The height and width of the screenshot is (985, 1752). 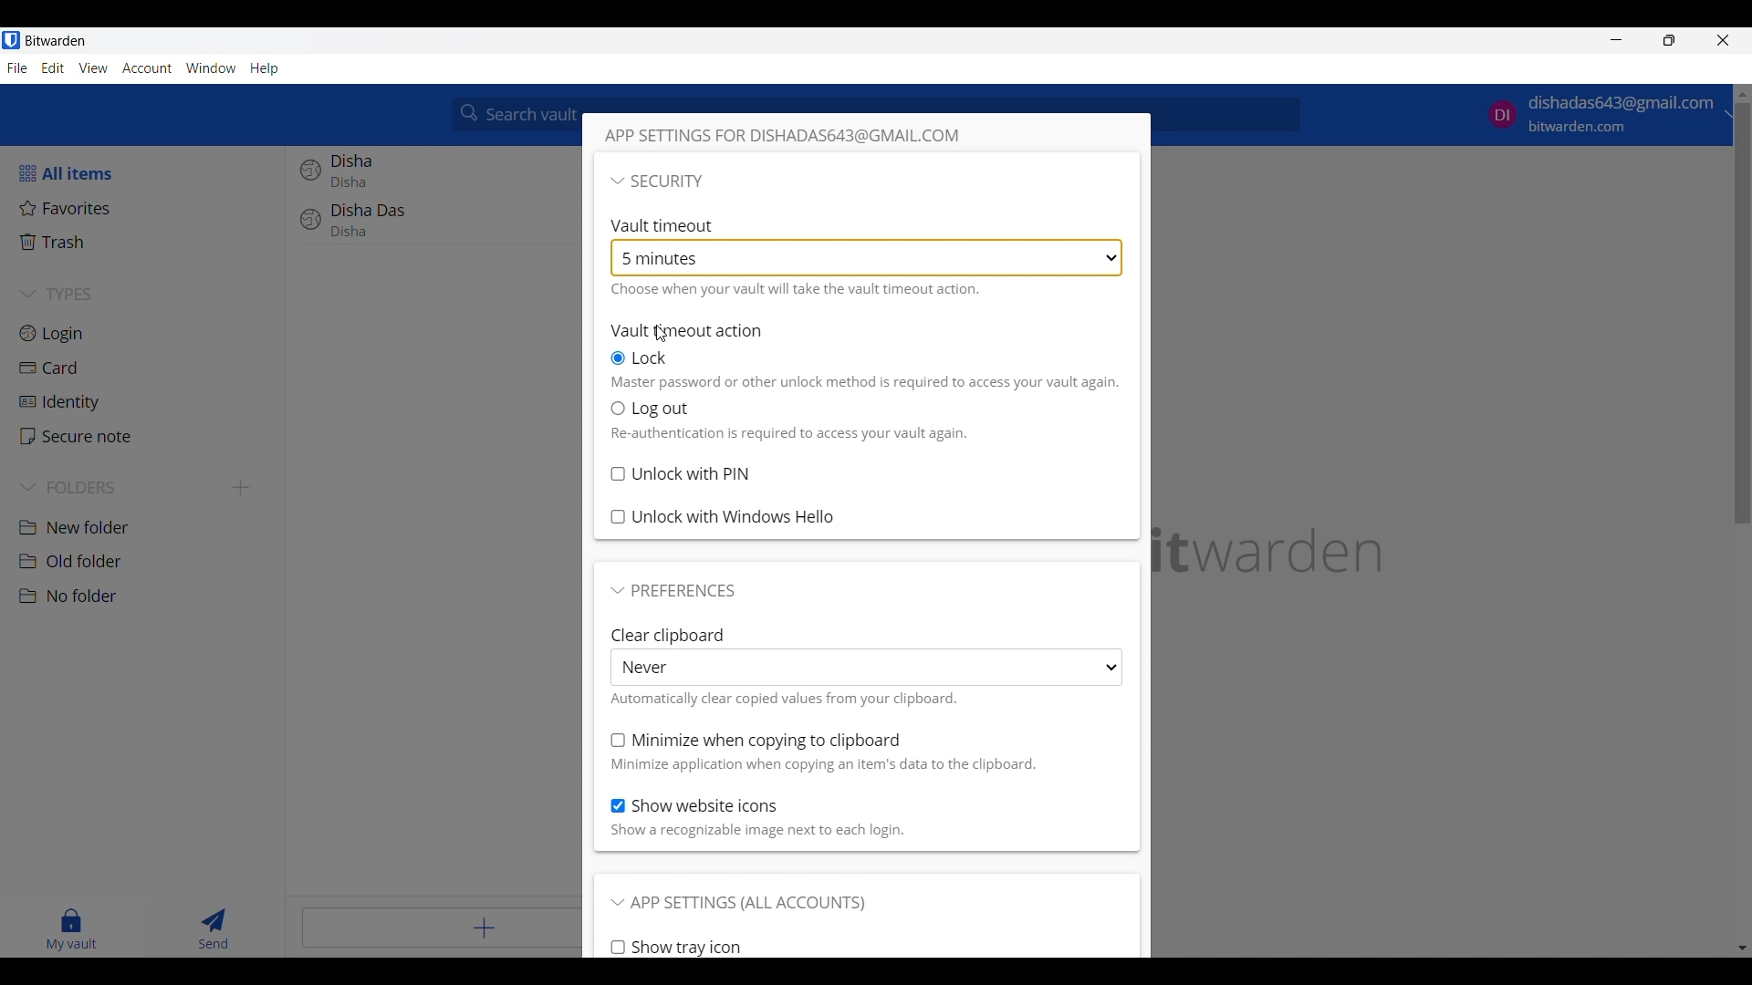 What do you see at coordinates (756, 741) in the screenshot?
I see `Toggle for Minimize when copying to clipboard` at bounding box center [756, 741].